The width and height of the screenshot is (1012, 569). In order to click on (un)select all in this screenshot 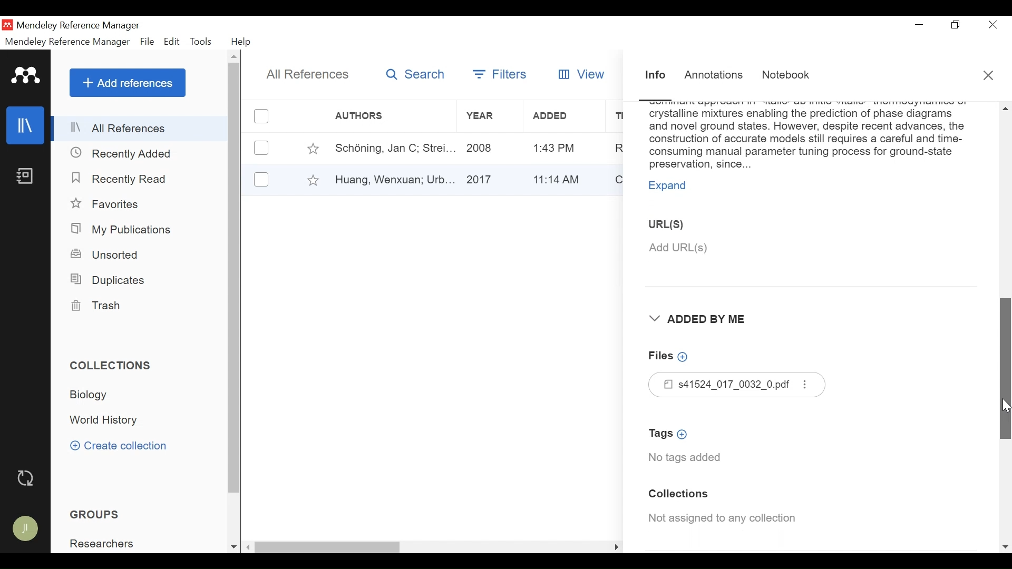, I will do `click(261, 116)`.